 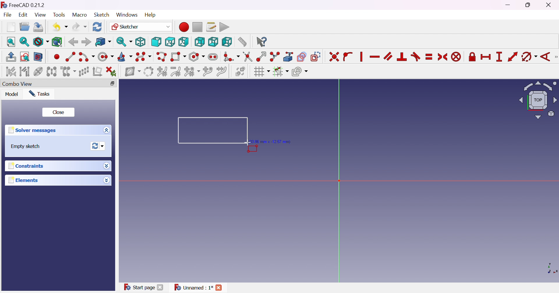 I want to click on Constrain perpendicular, so click(x=402, y=57).